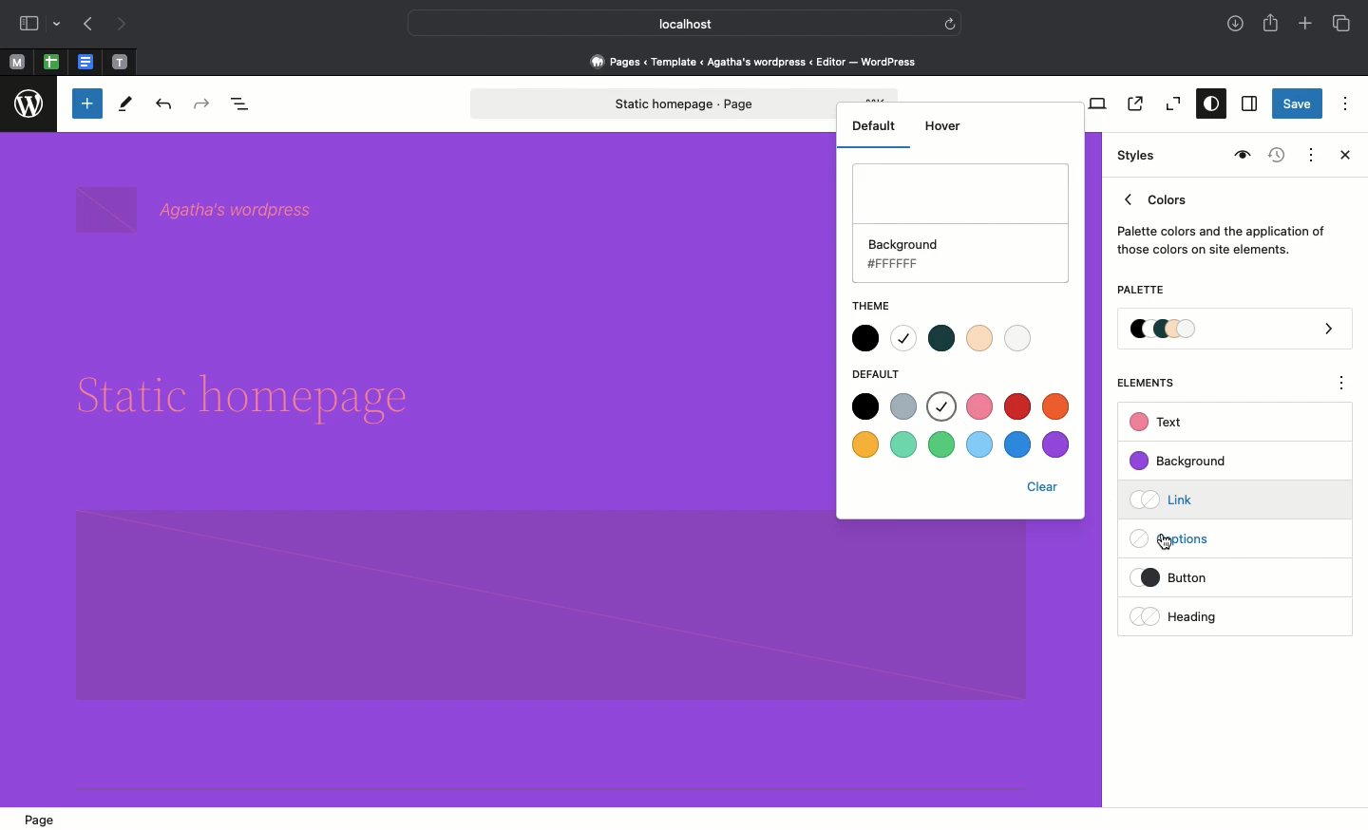 The height and width of the screenshot is (830, 1368). I want to click on Styles, so click(1138, 156).